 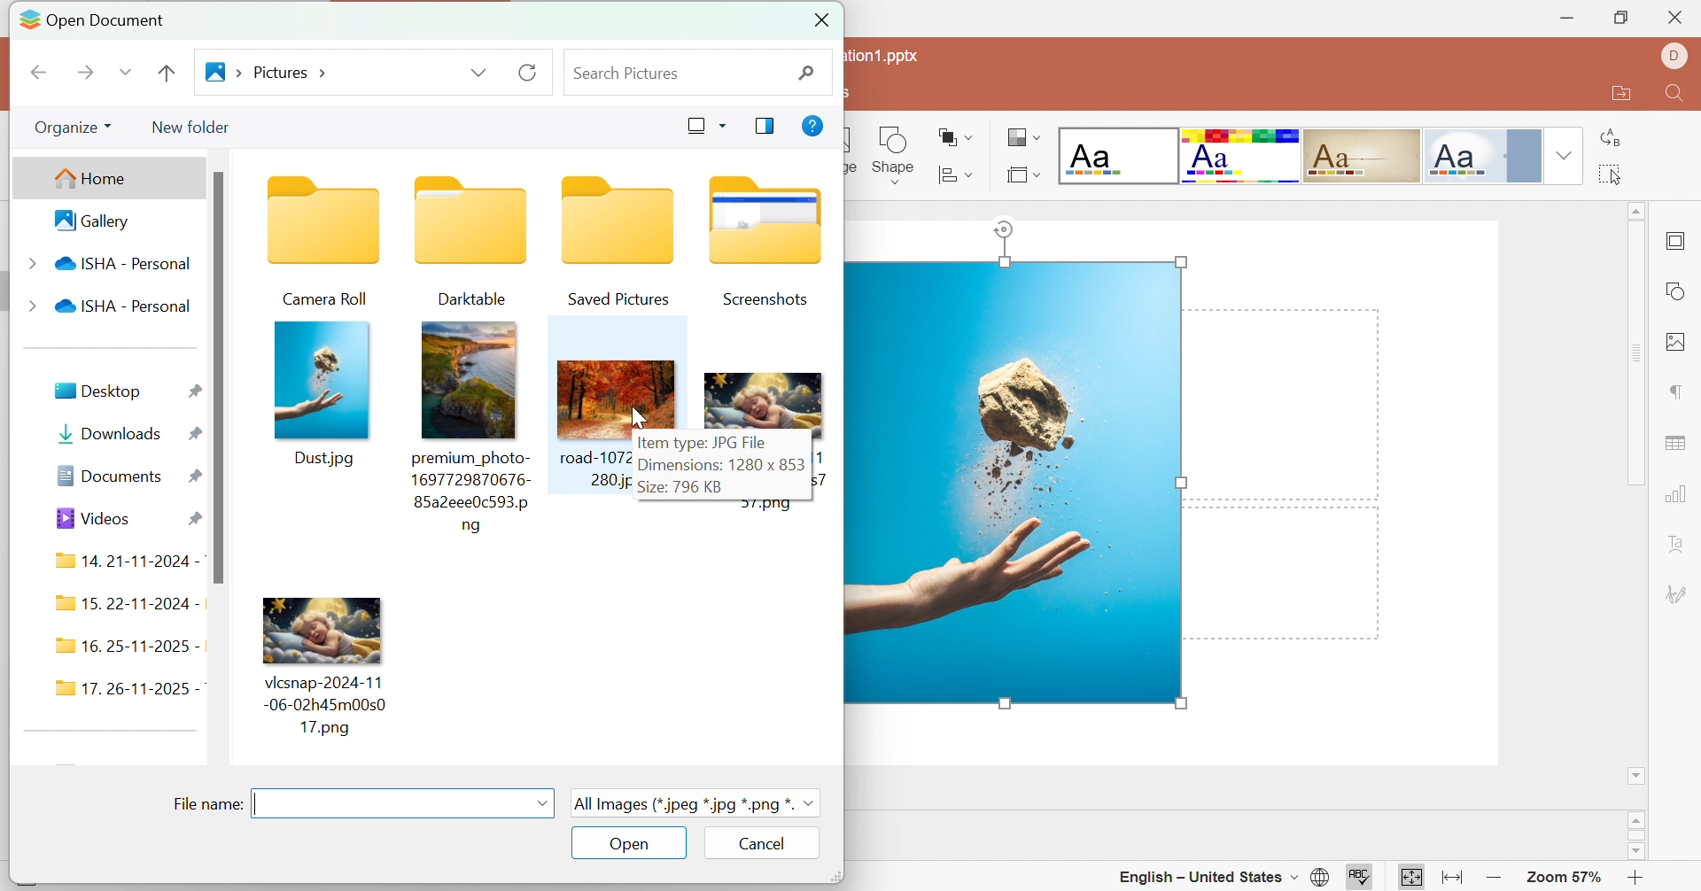 What do you see at coordinates (123, 304) in the screenshot?
I see `ISHA Personal` at bounding box center [123, 304].